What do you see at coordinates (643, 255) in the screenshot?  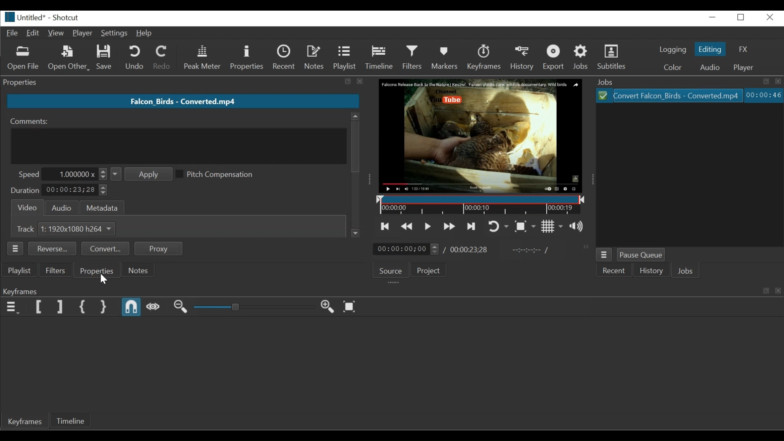 I see `Pause Queue` at bounding box center [643, 255].